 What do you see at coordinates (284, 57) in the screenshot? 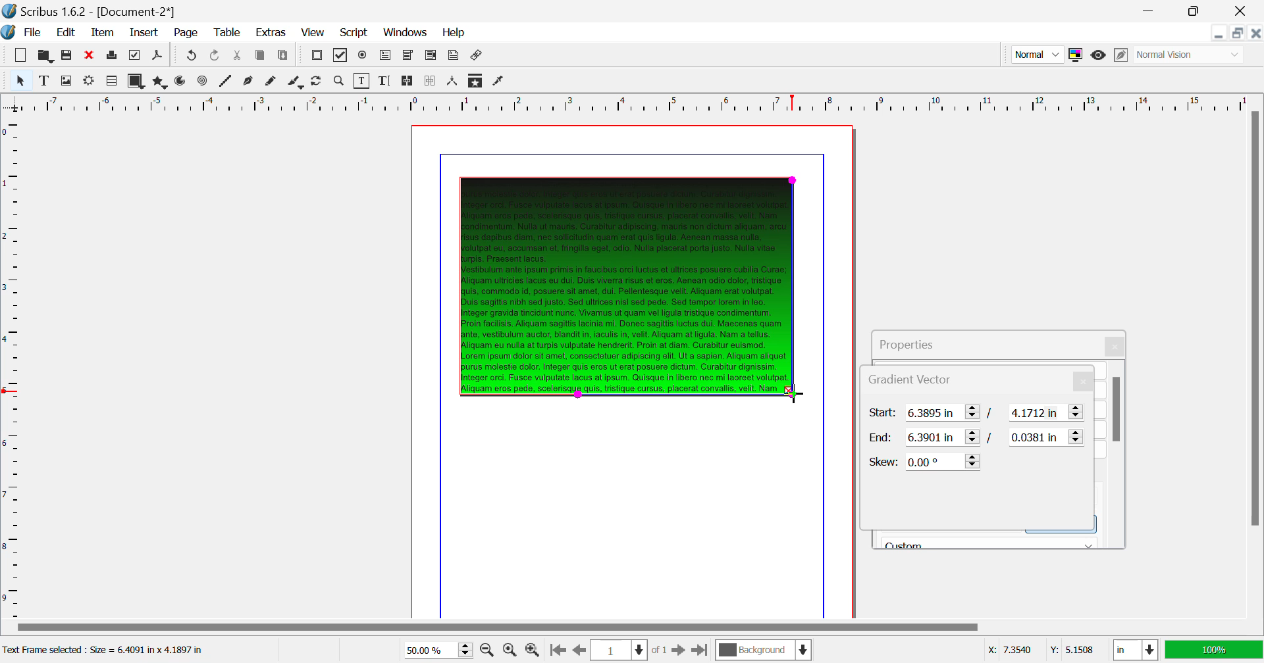
I see `Paste` at bounding box center [284, 57].